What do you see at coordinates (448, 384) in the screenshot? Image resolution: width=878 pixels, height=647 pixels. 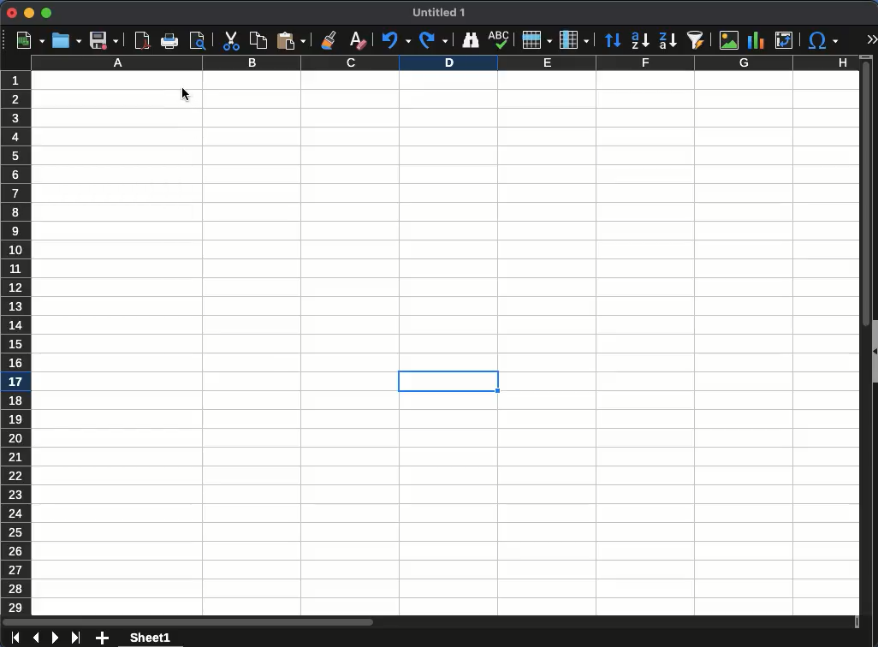 I see `cell selected` at bounding box center [448, 384].